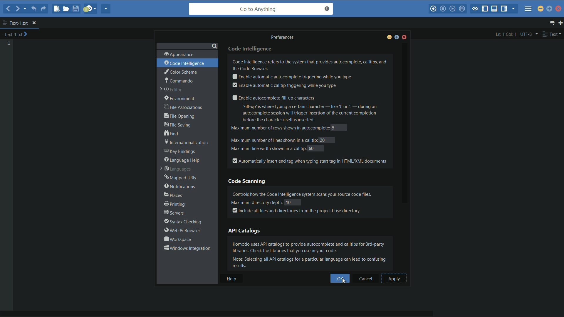 This screenshot has height=317, width=564. Describe the element at coordinates (181, 178) in the screenshot. I see `mapped urls` at that location.